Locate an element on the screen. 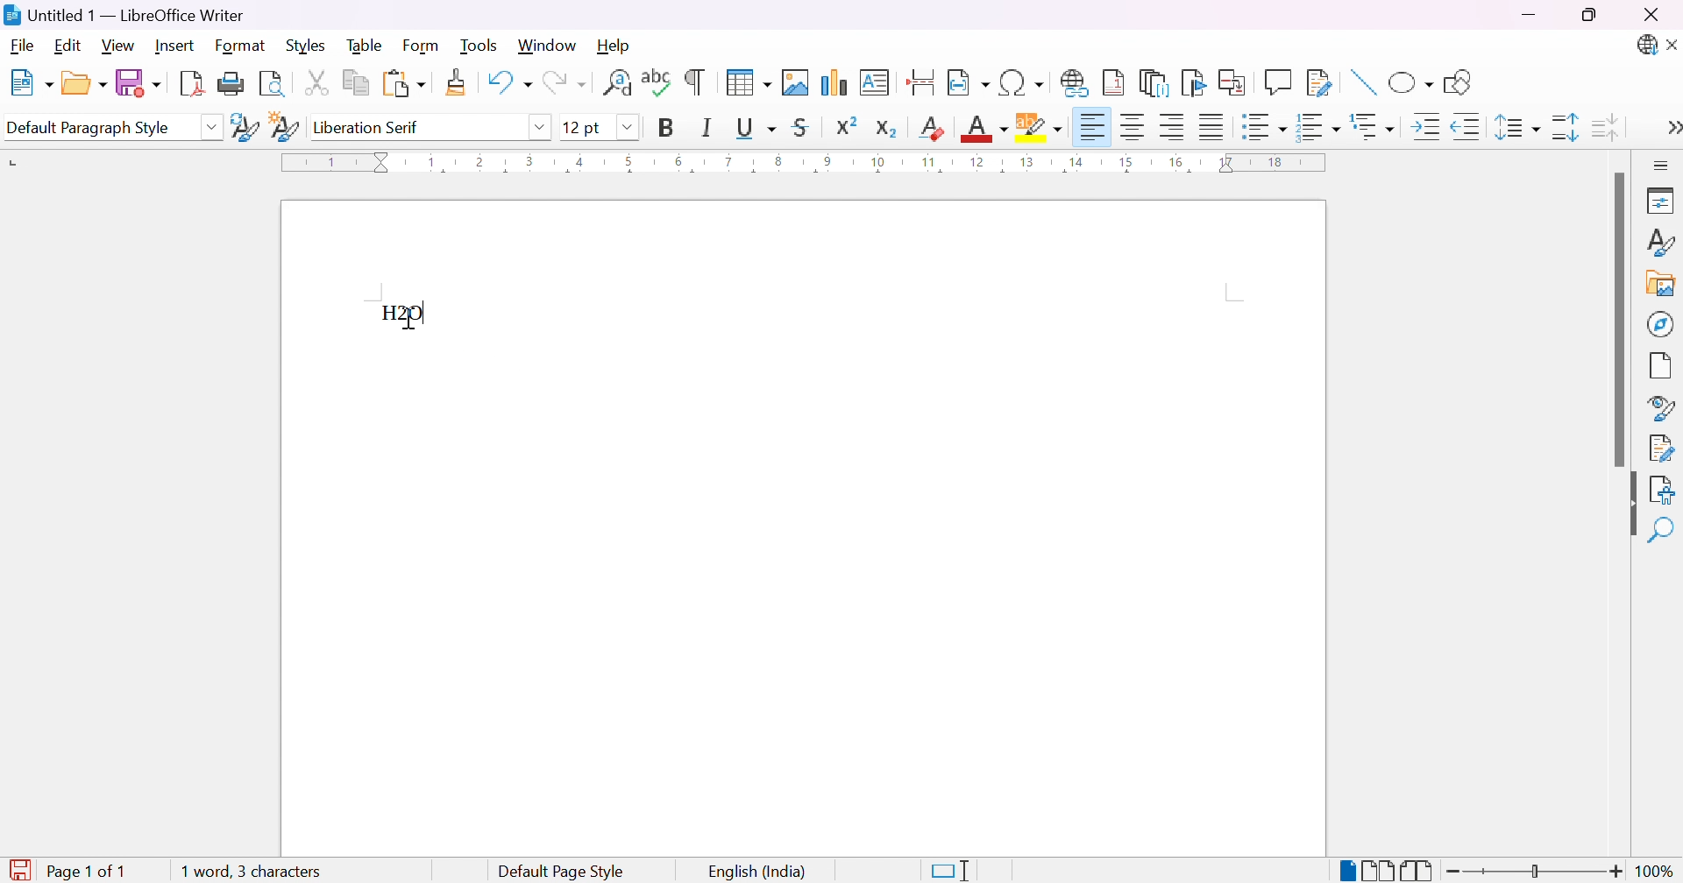 This screenshot has height=883, width=1683. Untitled 1 - LibreOffice Writer is located at coordinates (122, 15).